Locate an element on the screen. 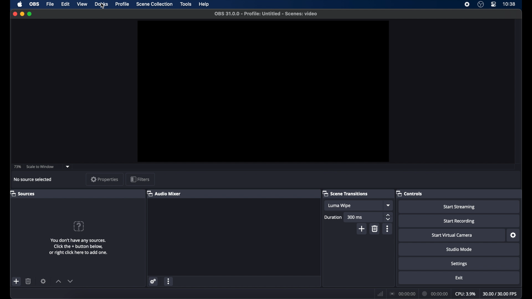 This screenshot has height=299, width=532. OBS 31.0.0 - Profile: Untitled - Scenes: video is located at coordinates (266, 13).